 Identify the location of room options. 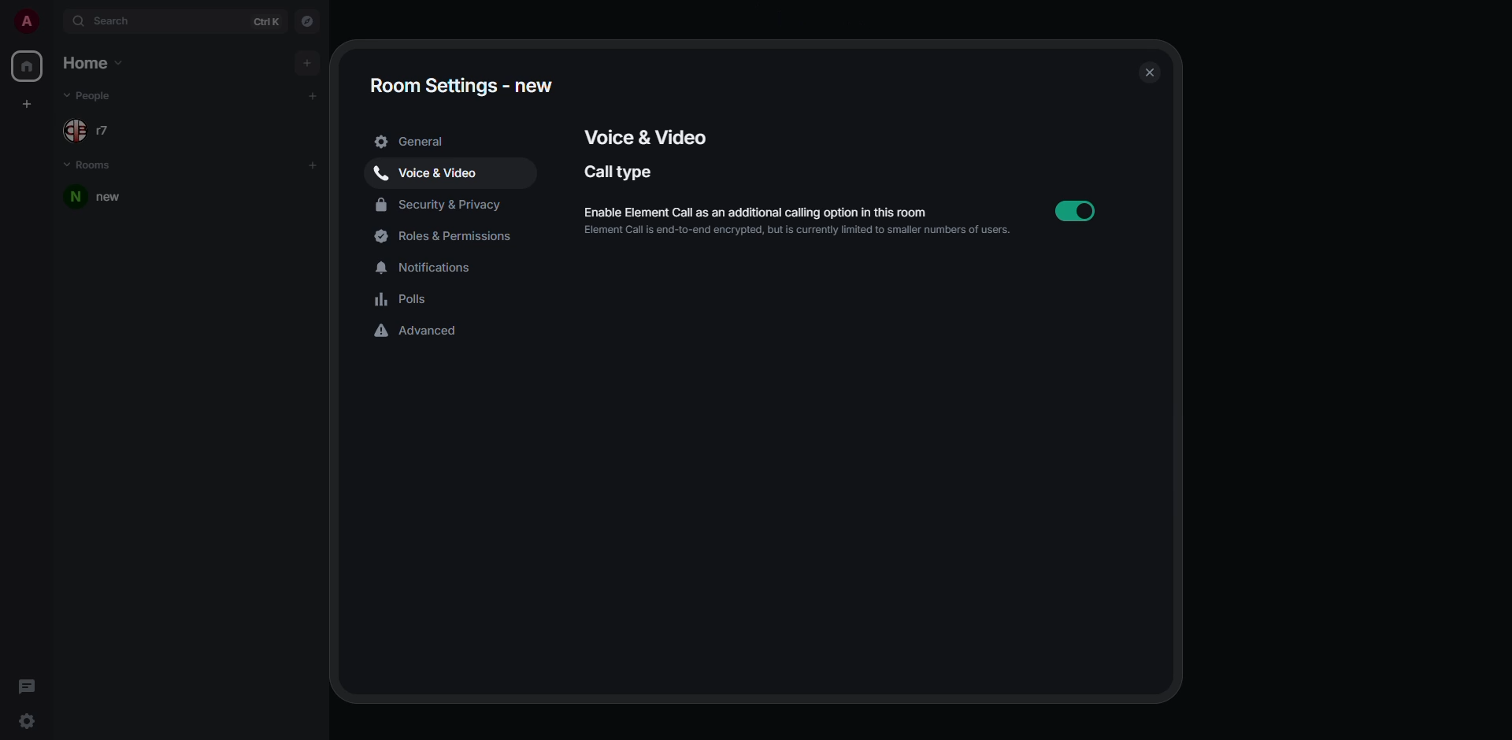
(321, 198).